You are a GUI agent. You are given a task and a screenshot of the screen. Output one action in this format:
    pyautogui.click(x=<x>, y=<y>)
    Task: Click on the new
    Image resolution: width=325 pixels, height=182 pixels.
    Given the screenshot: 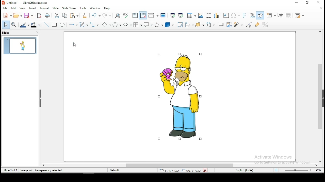 What is the action you would take?
    pyautogui.click(x=7, y=15)
    